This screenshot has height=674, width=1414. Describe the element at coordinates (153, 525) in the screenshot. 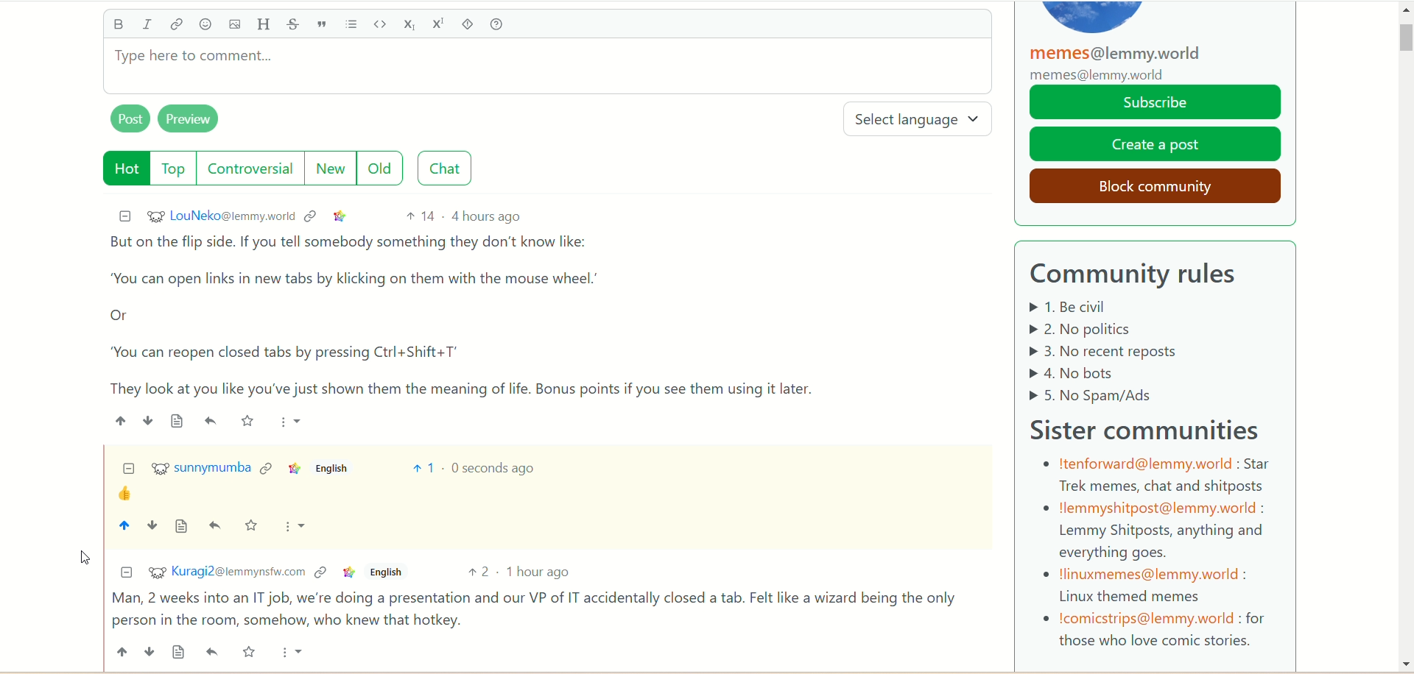

I see `down vote` at that location.